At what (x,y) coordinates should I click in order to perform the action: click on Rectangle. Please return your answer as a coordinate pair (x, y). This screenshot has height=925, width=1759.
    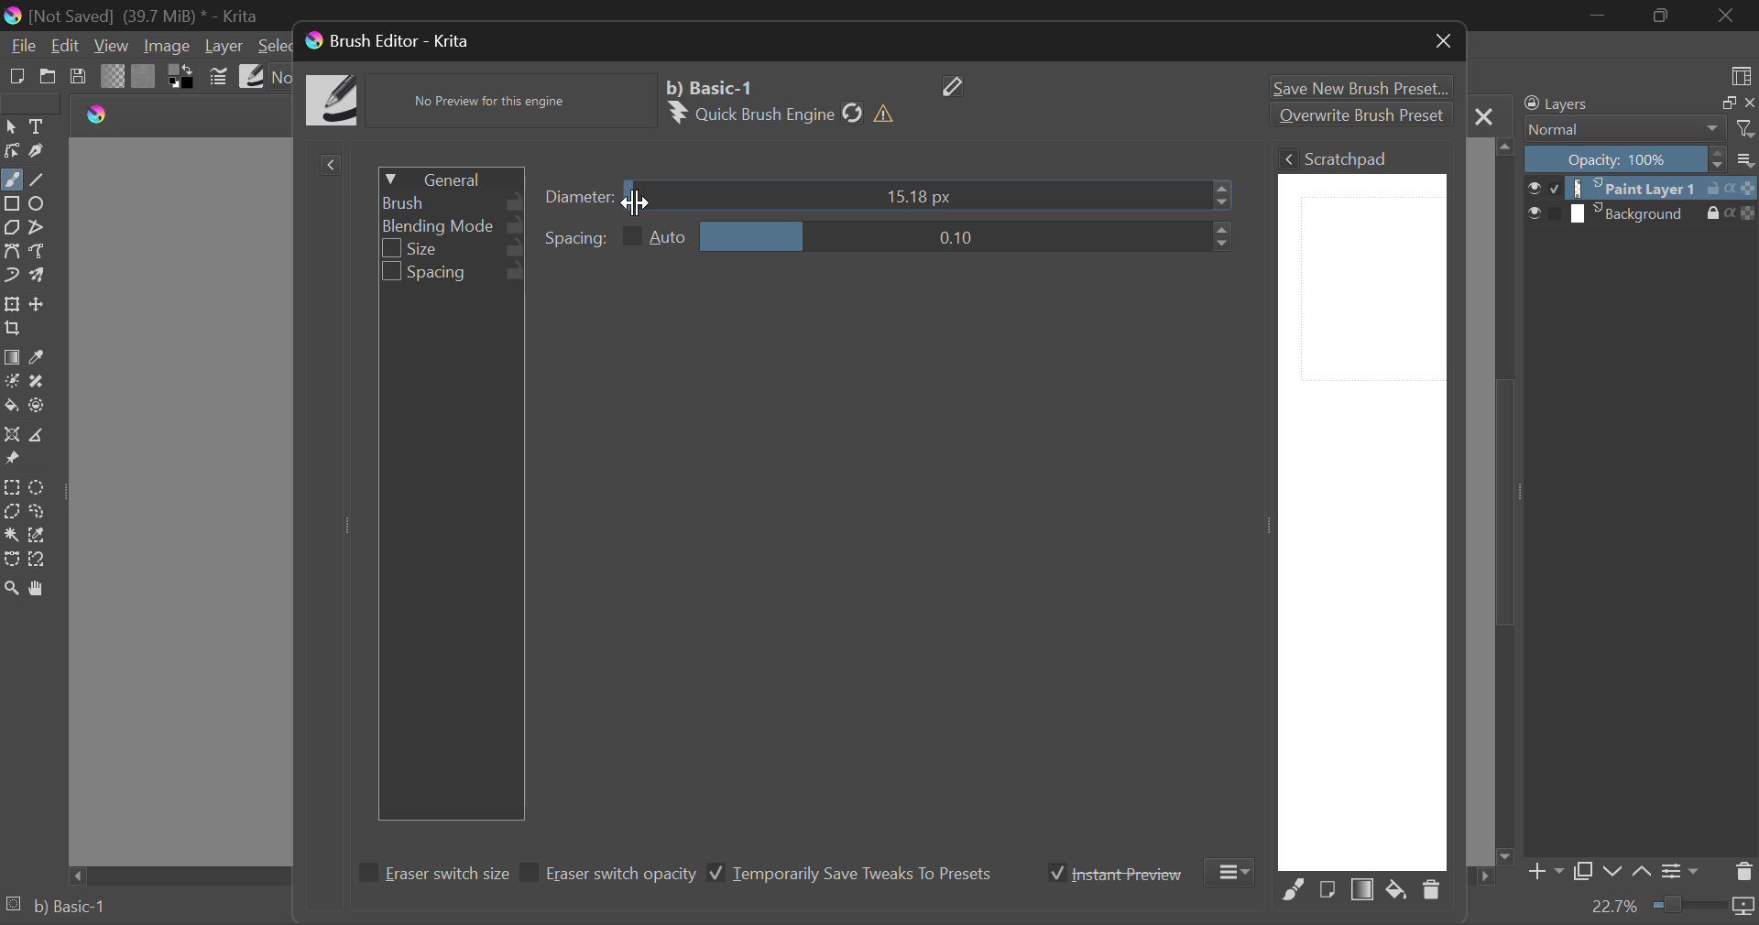
    Looking at the image, I should click on (13, 205).